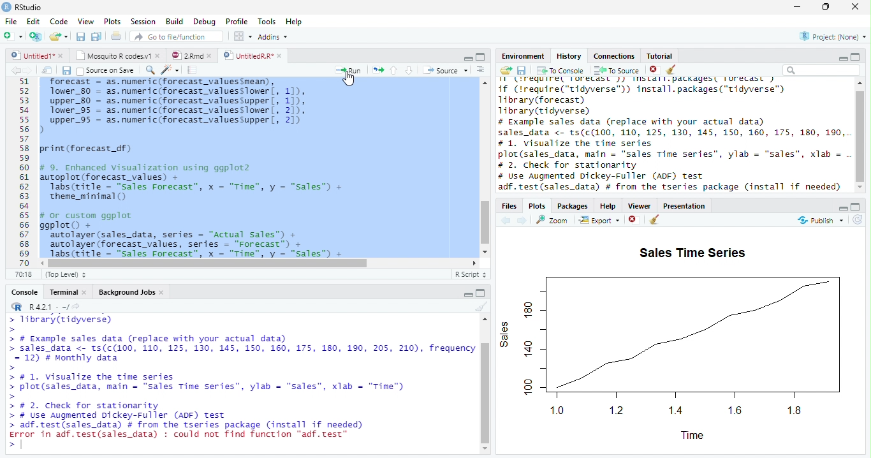 Image resolution: width=871 pixels, height=458 pixels. Describe the element at coordinates (858, 221) in the screenshot. I see `Refresh` at that location.